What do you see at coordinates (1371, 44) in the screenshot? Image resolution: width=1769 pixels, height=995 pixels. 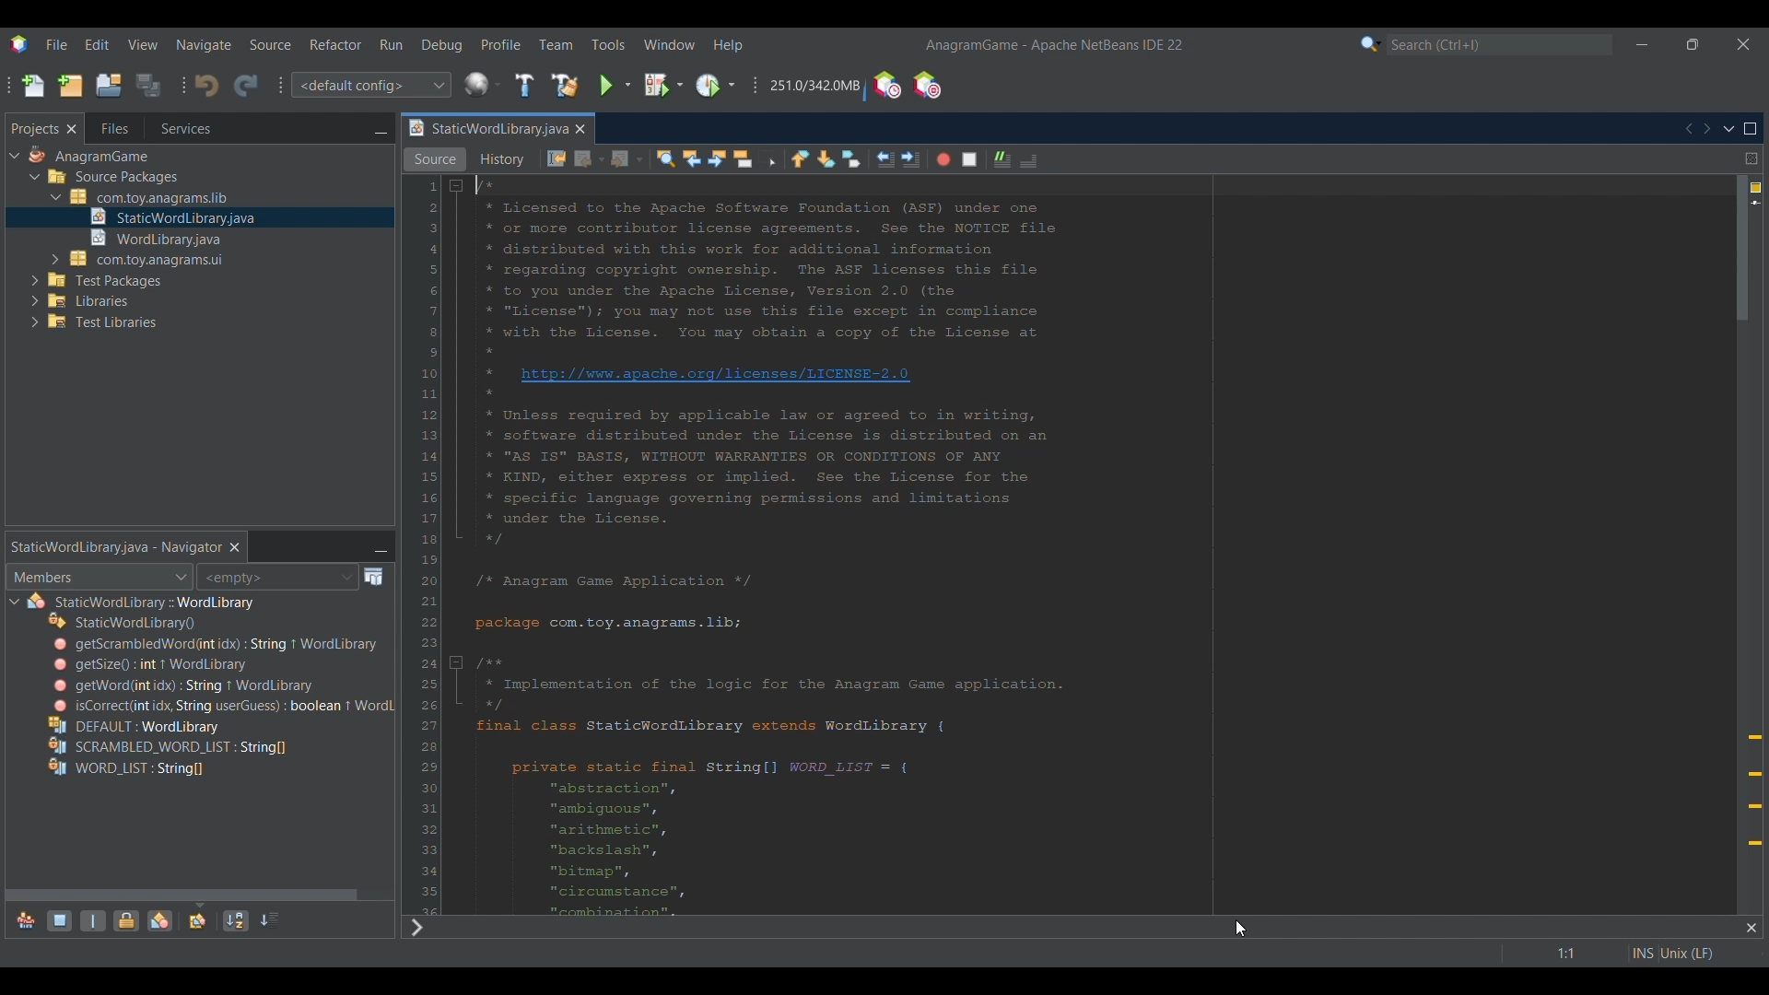 I see `Search options` at bounding box center [1371, 44].